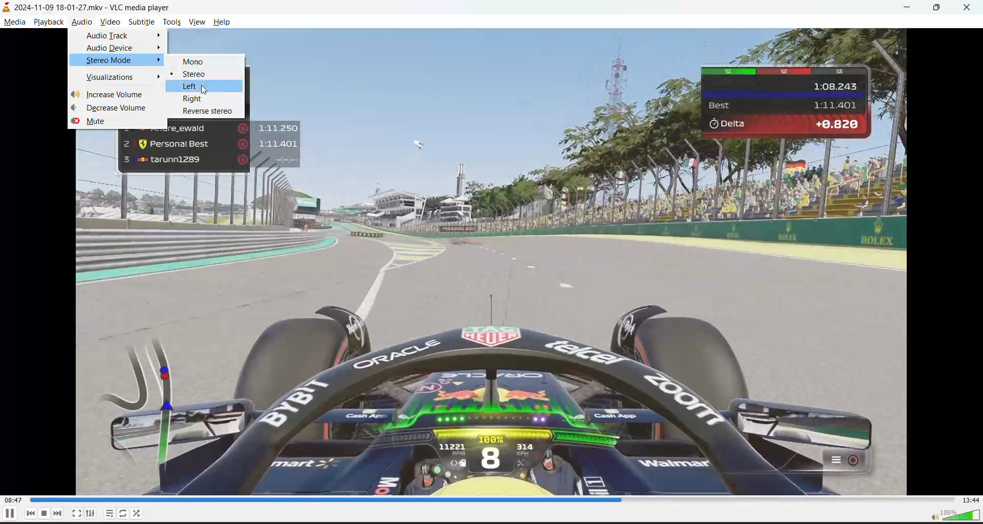 The width and height of the screenshot is (983, 524). Describe the element at coordinates (124, 512) in the screenshot. I see `loop` at that location.